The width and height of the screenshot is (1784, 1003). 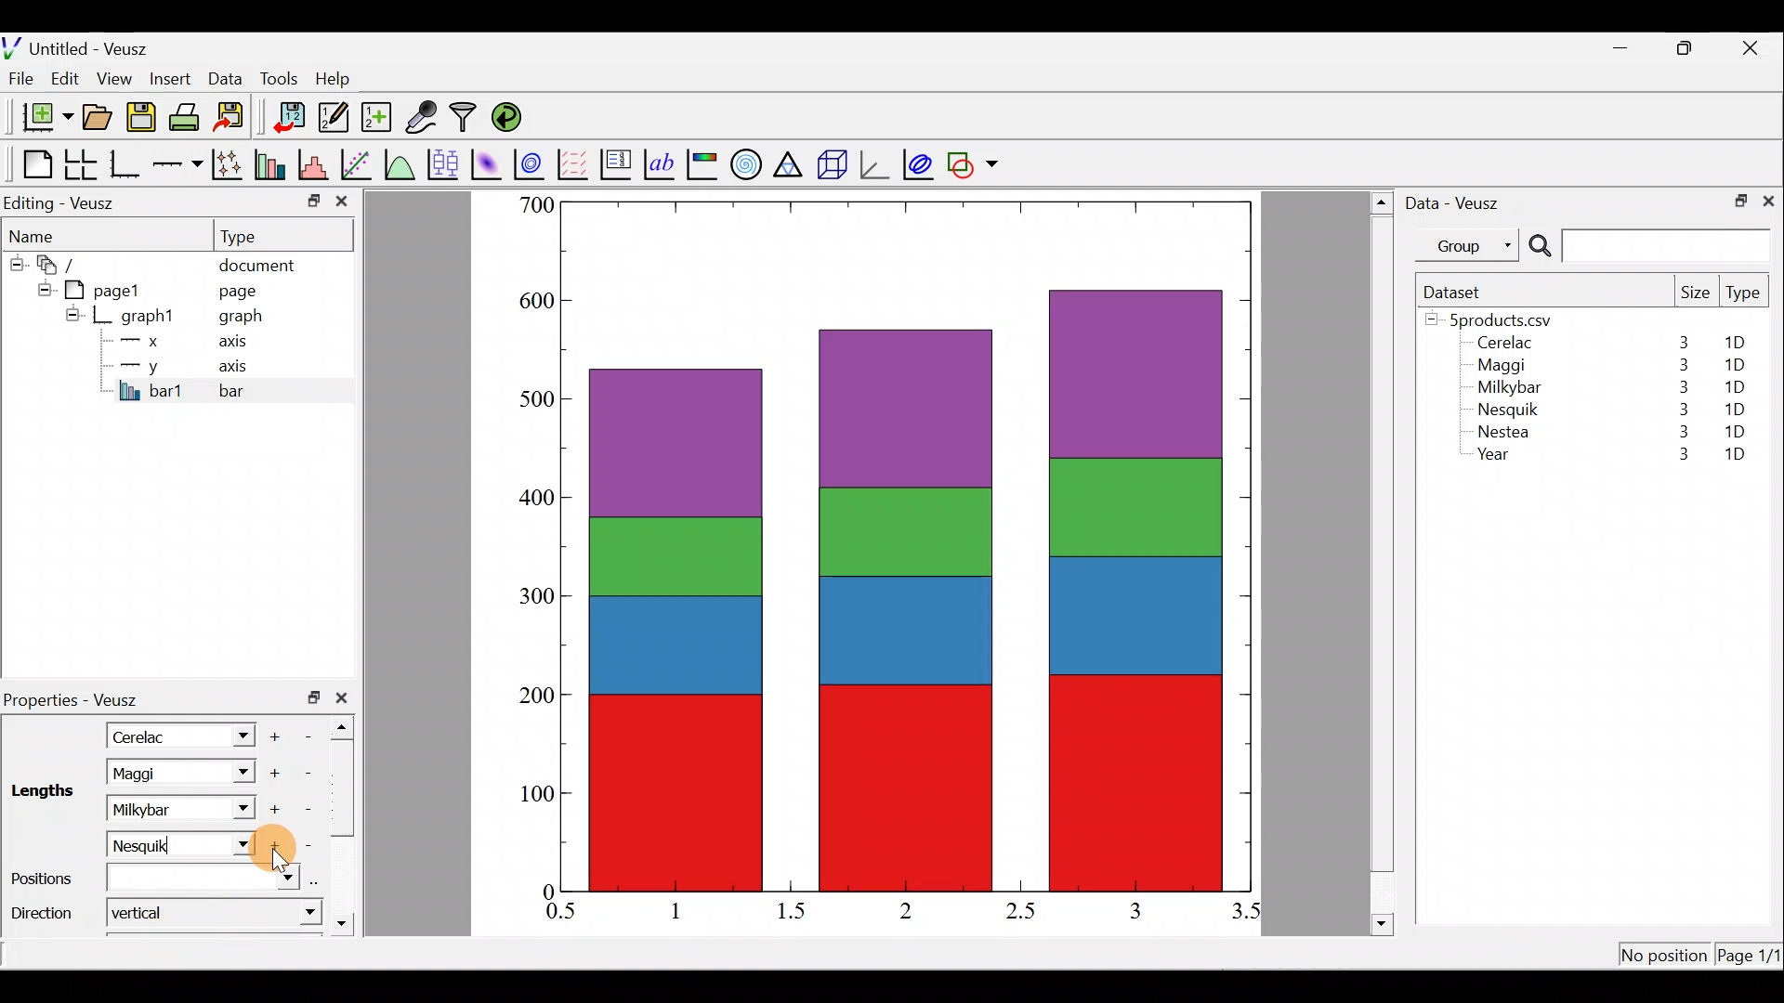 What do you see at coordinates (530, 397) in the screenshot?
I see `500` at bounding box center [530, 397].